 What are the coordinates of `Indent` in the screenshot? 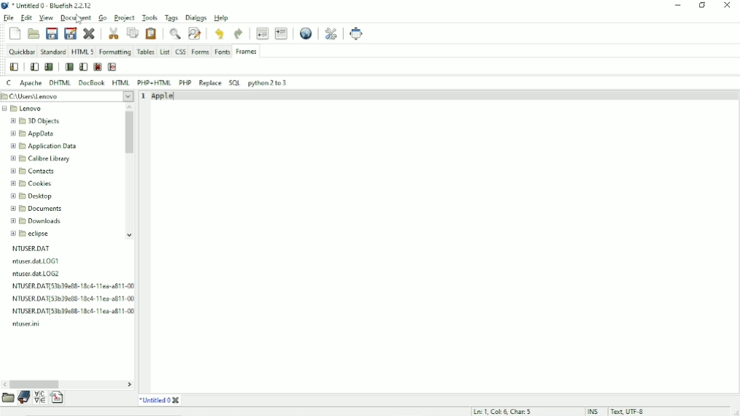 It's located at (282, 34).